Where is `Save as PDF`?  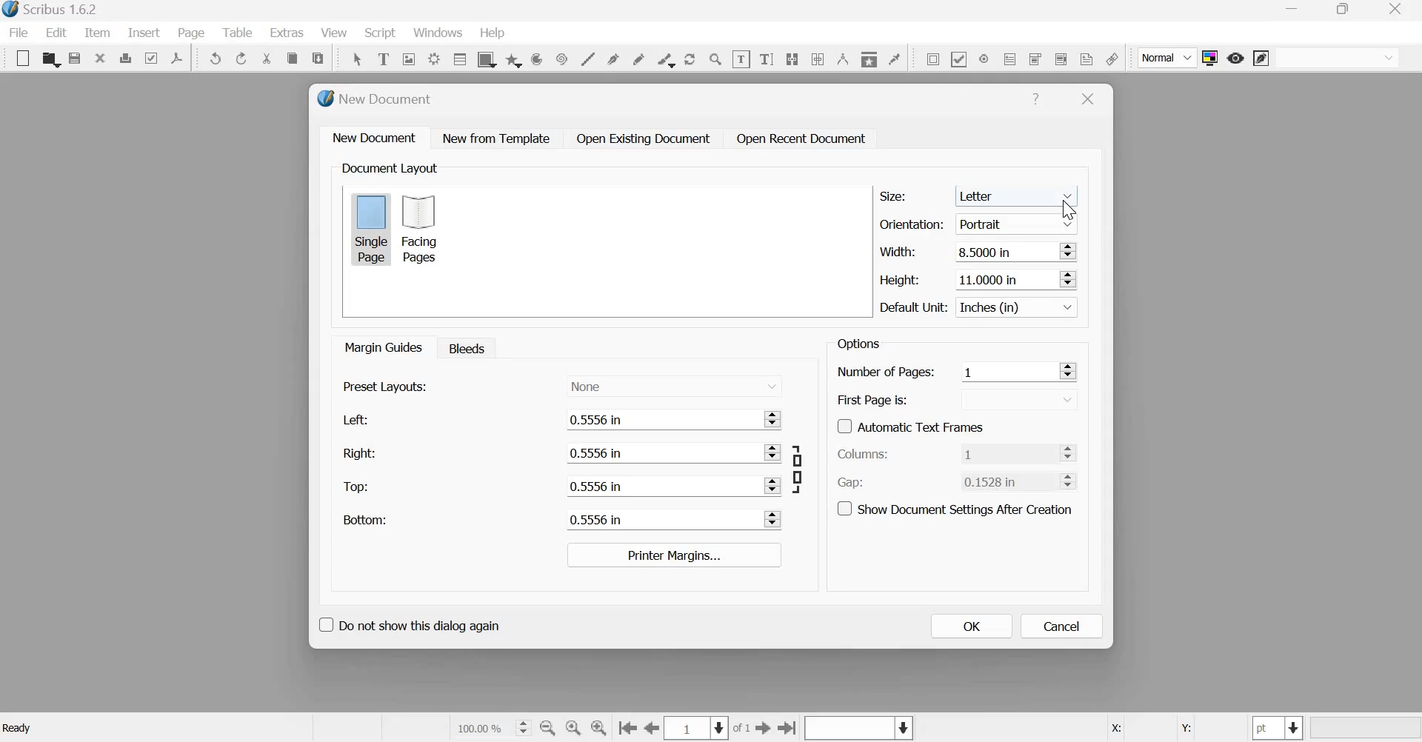 Save as PDF is located at coordinates (178, 58).